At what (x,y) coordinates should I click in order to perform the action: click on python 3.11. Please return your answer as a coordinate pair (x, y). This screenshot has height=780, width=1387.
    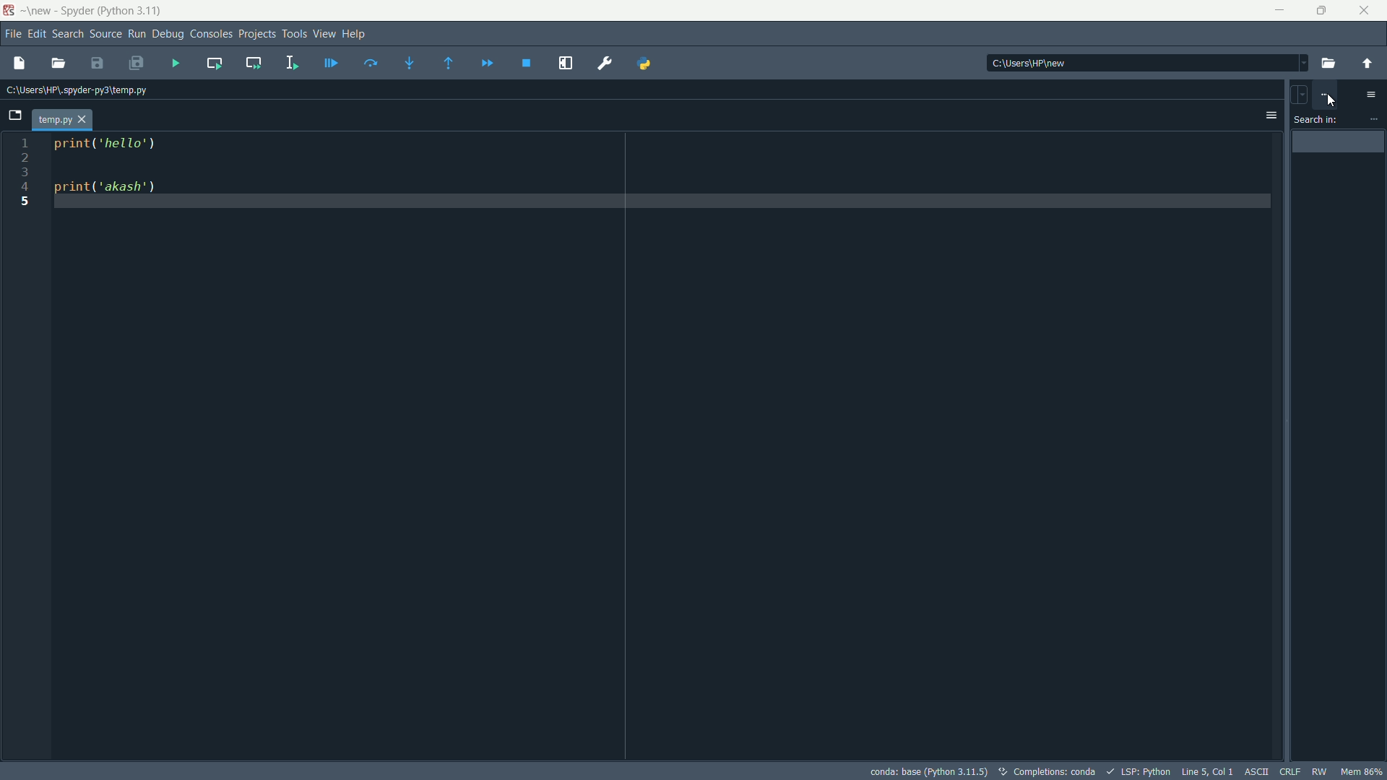
    Looking at the image, I should click on (134, 11).